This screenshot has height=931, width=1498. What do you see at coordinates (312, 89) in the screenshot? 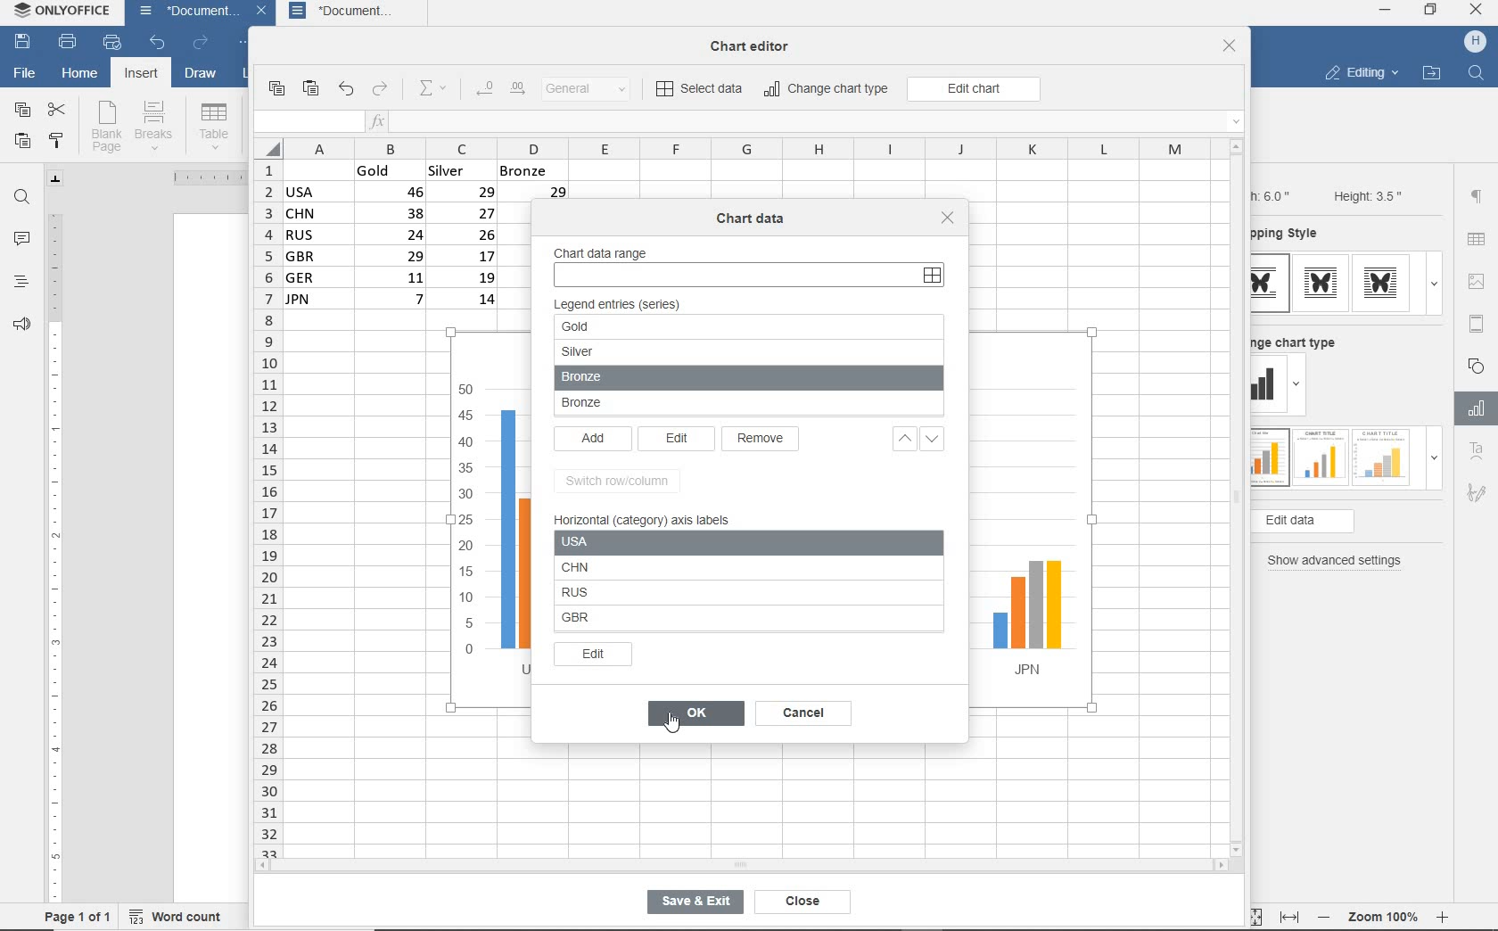
I see `paste` at bounding box center [312, 89].